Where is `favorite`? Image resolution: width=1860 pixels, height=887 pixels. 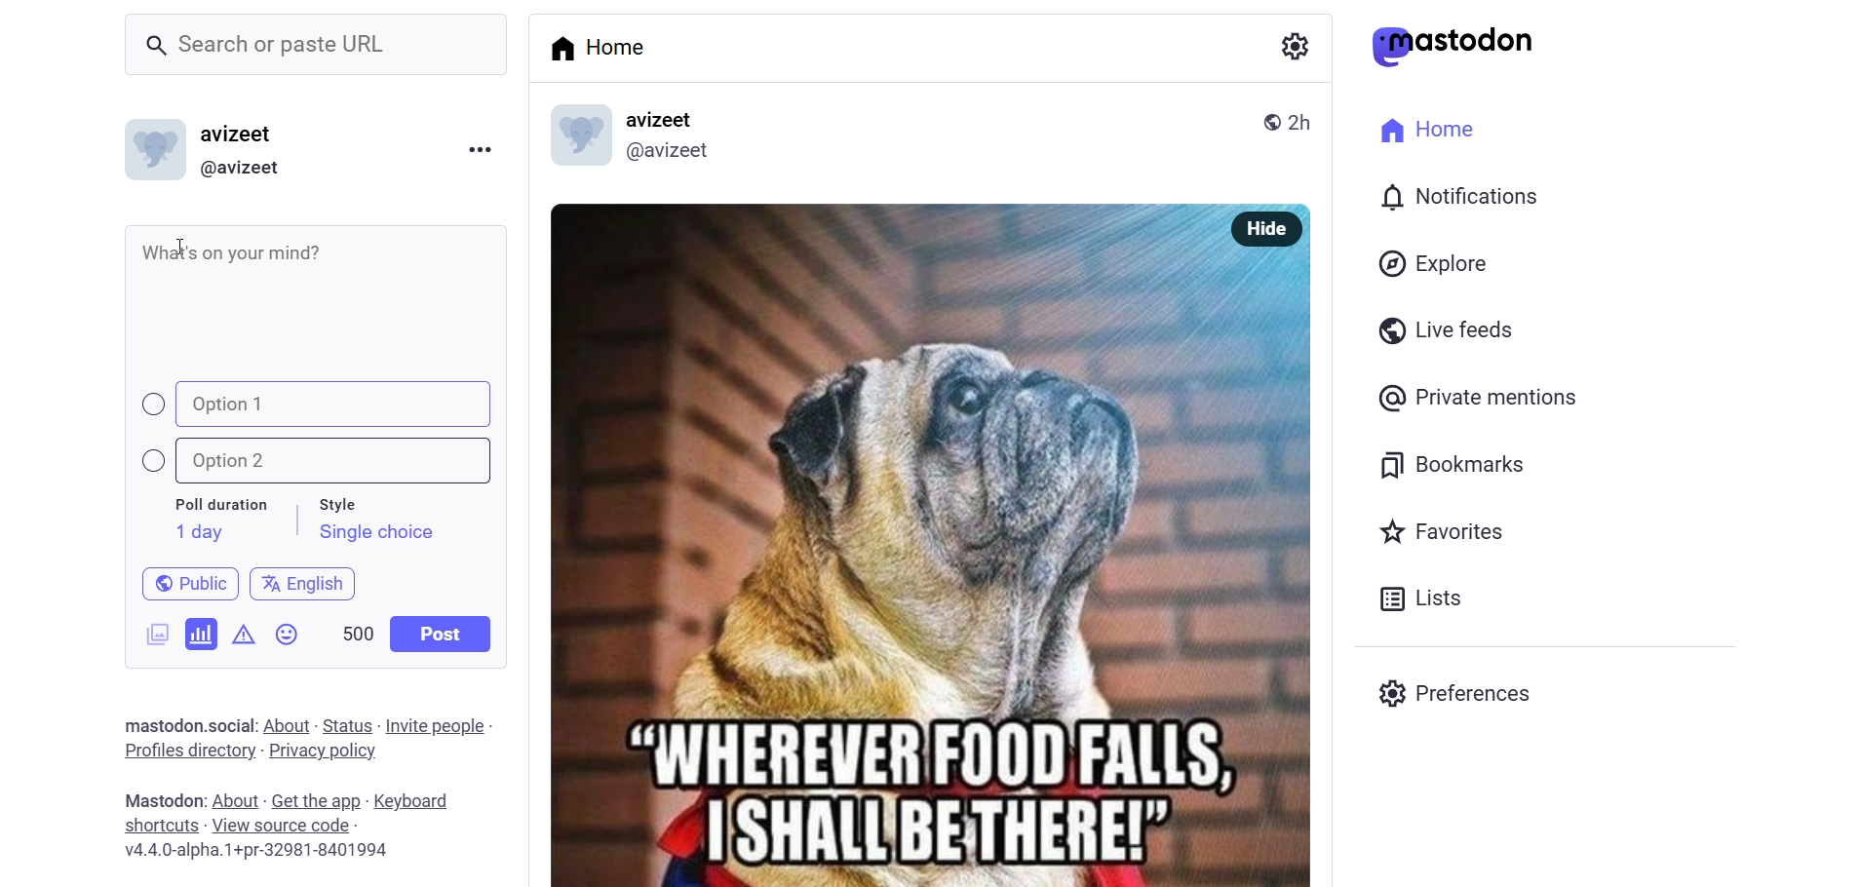 favorite is located at coordinates (1439, 534).